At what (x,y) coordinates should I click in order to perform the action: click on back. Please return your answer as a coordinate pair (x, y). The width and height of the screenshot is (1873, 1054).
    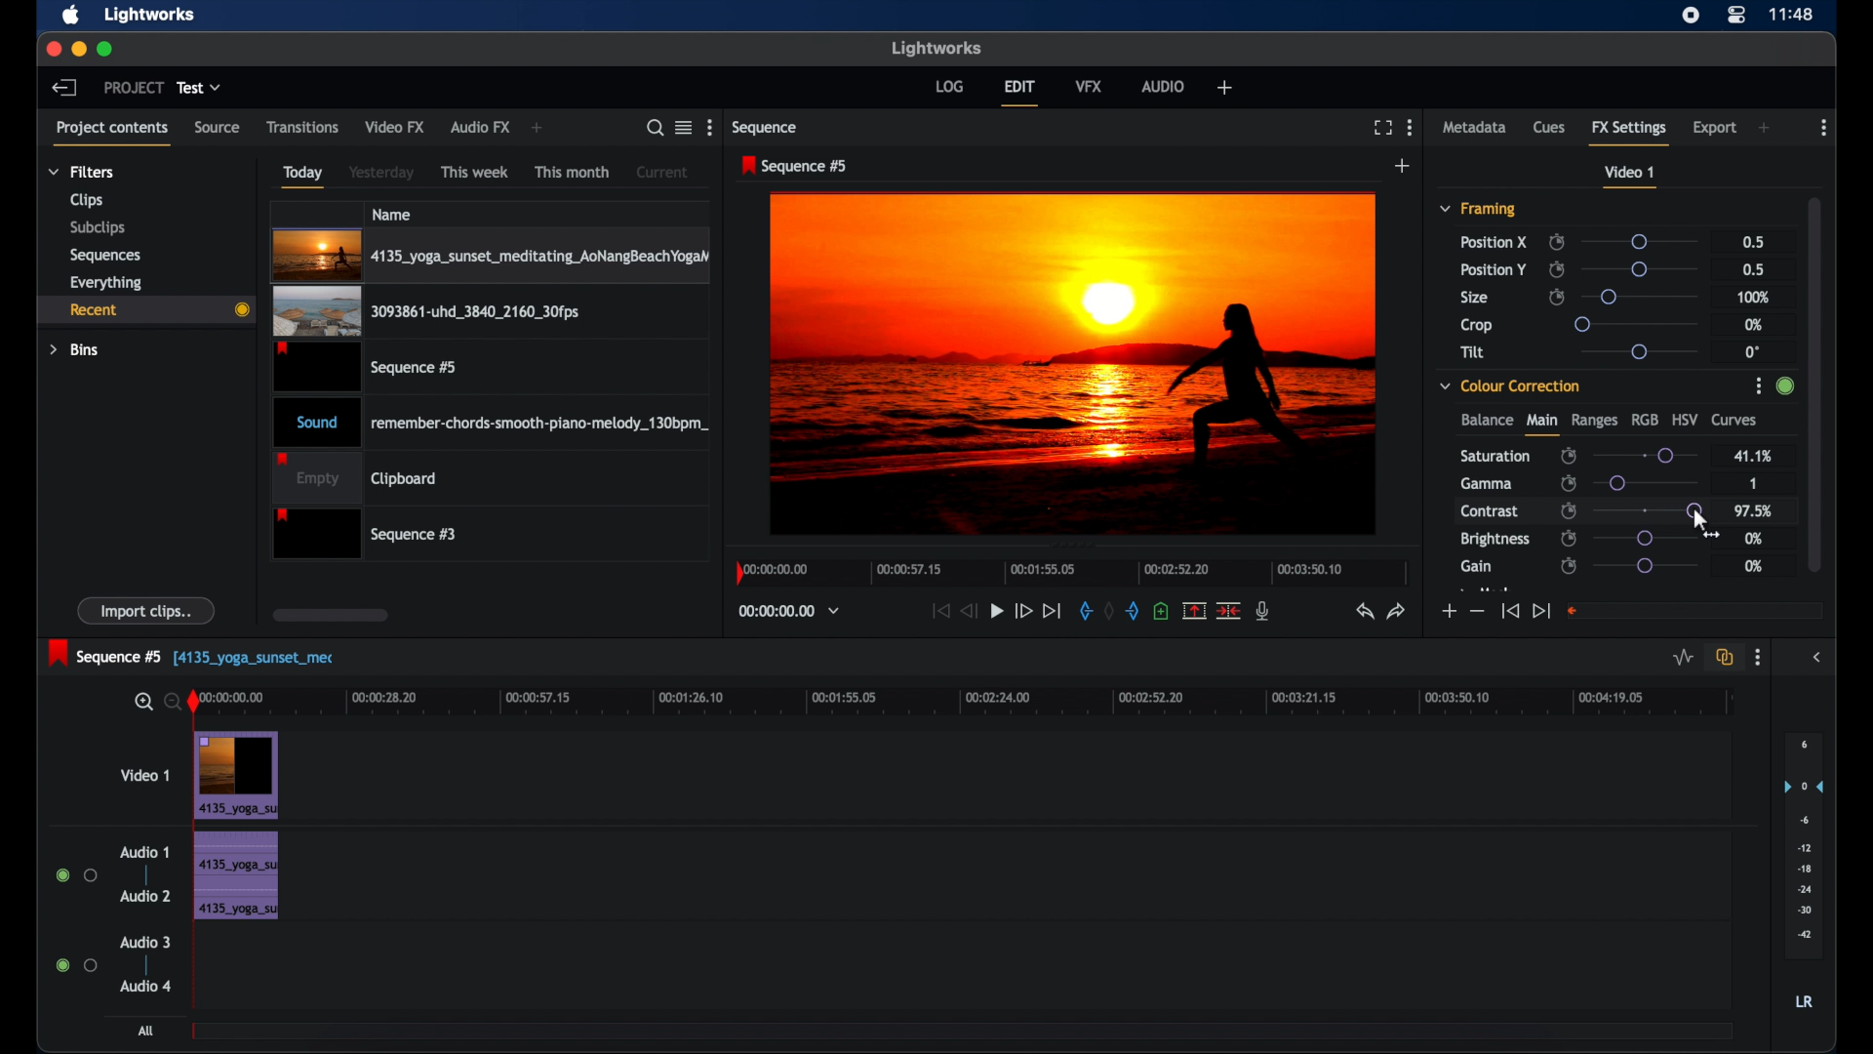
    Looking at the image, I should click on (64, 87).